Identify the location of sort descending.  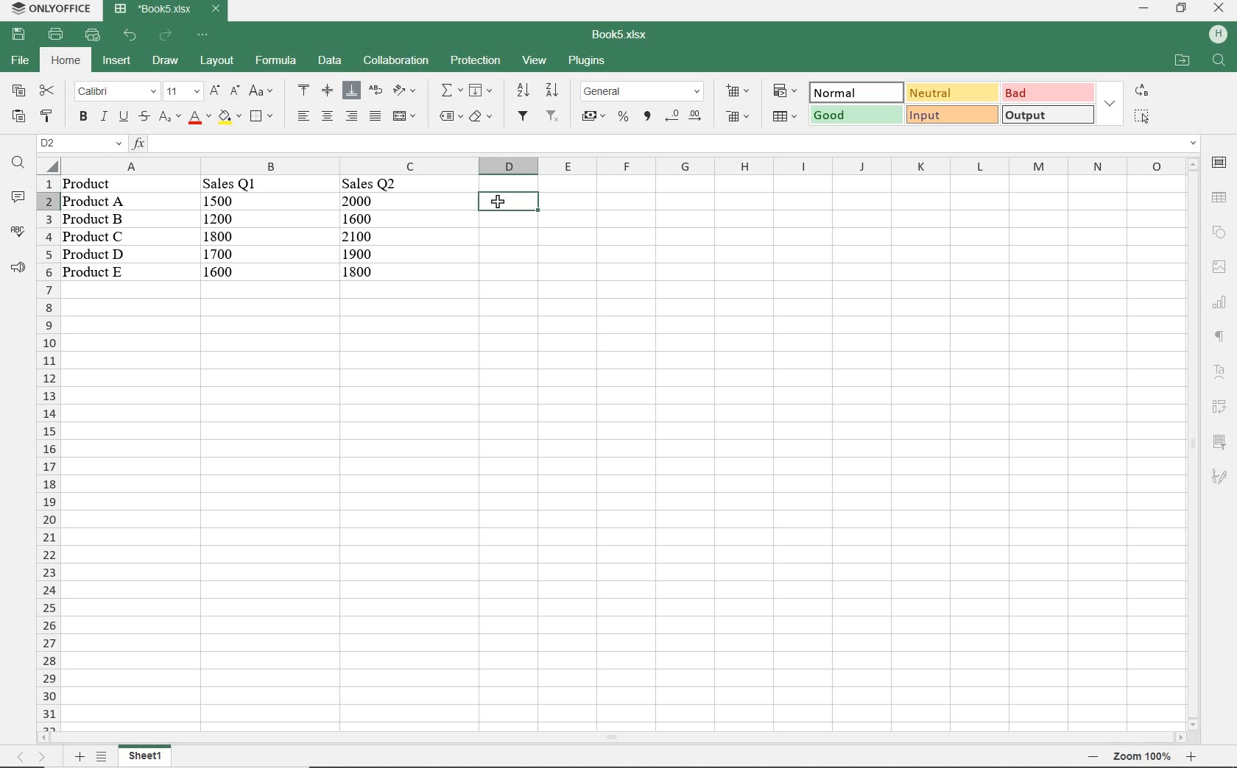
(552, 90).